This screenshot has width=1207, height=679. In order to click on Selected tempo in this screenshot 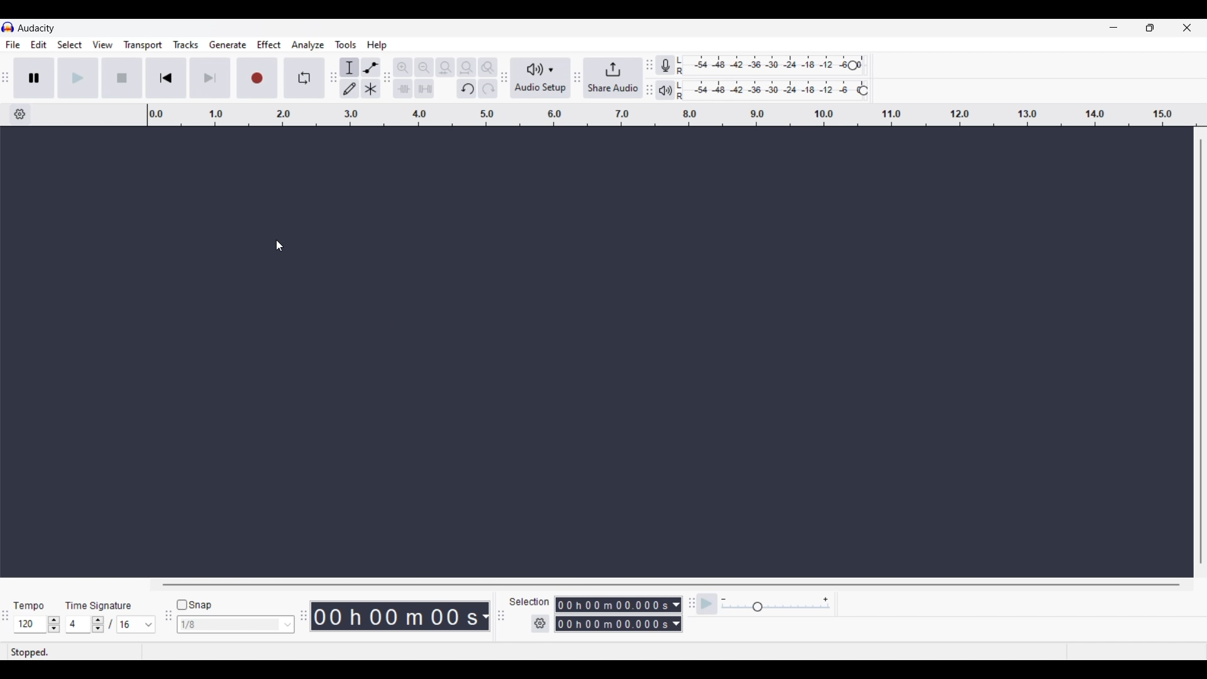, I will do `click(30, 624)`.